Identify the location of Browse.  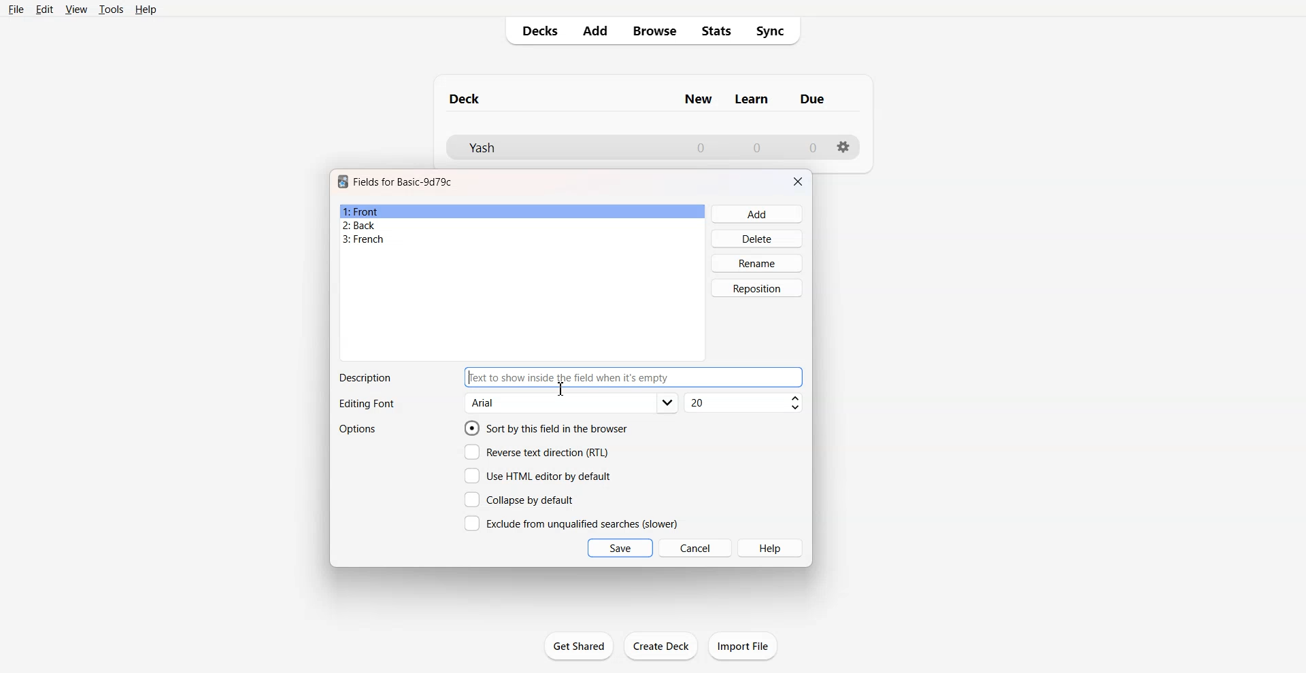
(654, 31).